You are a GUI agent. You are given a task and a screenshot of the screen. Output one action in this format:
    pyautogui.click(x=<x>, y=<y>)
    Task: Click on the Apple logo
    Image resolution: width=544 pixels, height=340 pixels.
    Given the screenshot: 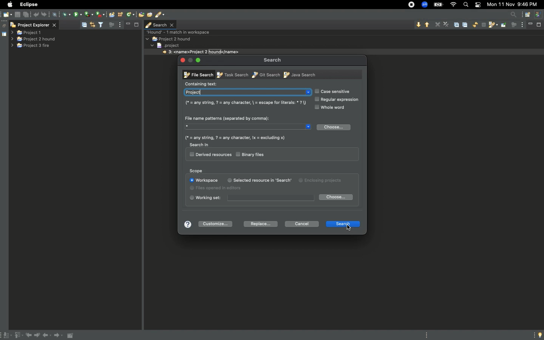 What is the action you would take?
    pyautogui.click(x=10, y=4)
    